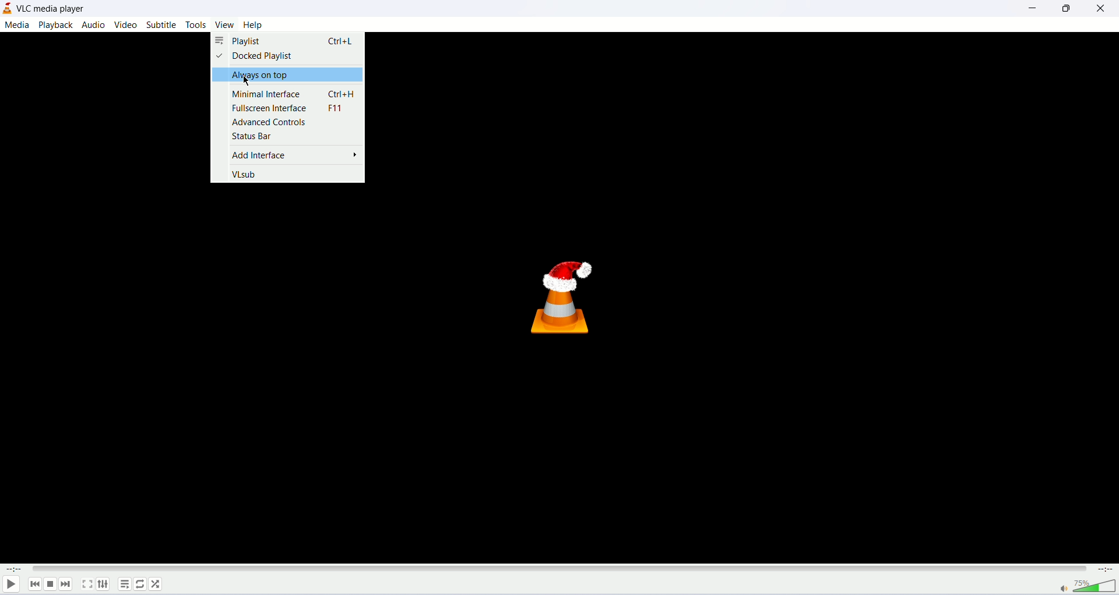 The width and height of the screenshot is (1119, 595). I want to click on stop, so click(50, 584).